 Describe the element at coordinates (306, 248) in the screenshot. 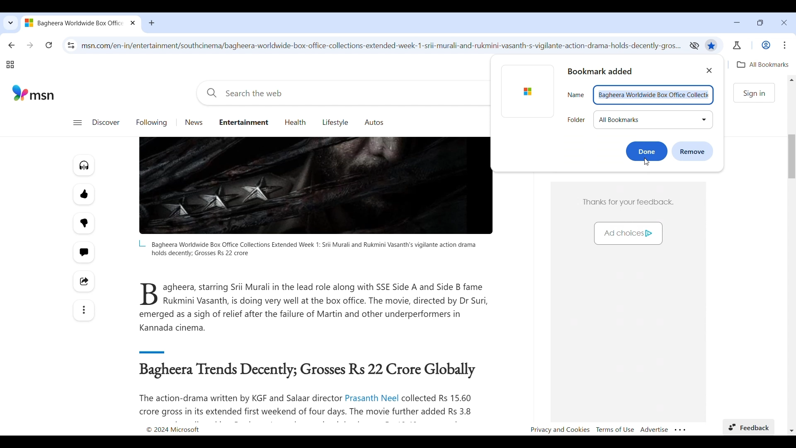

I see `Tag line of image` at that location.